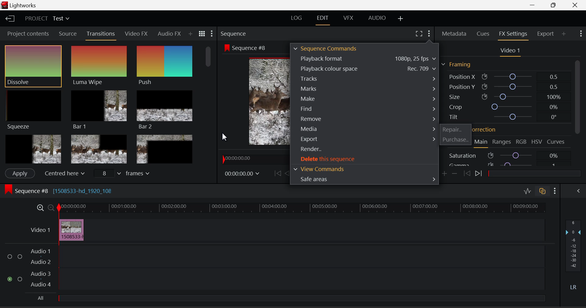 The height and width of the screenshot is (308, 586). Describe the element at coordinates (576, 5) in the screenshot. I see `Close` at that location.